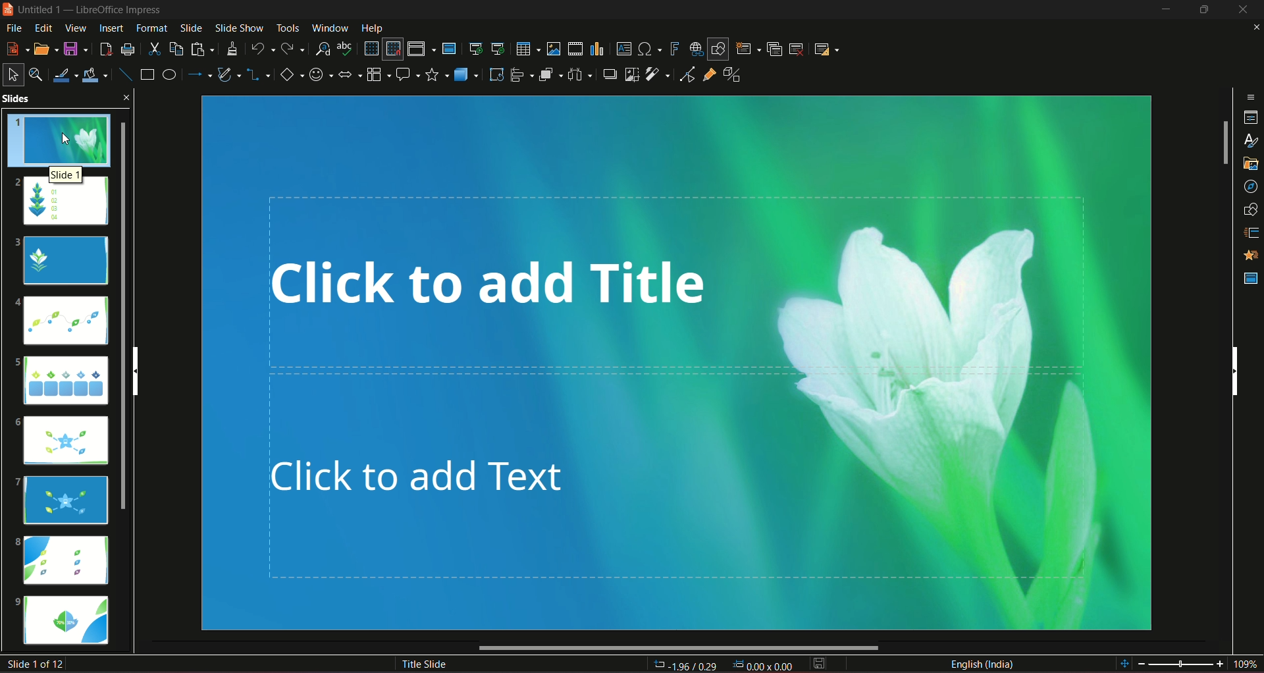 The width and height of the screenshot is (1264, 673). Describe the element at coordinates (1249, 165) in the screenshot. I see `gallery` at that location.